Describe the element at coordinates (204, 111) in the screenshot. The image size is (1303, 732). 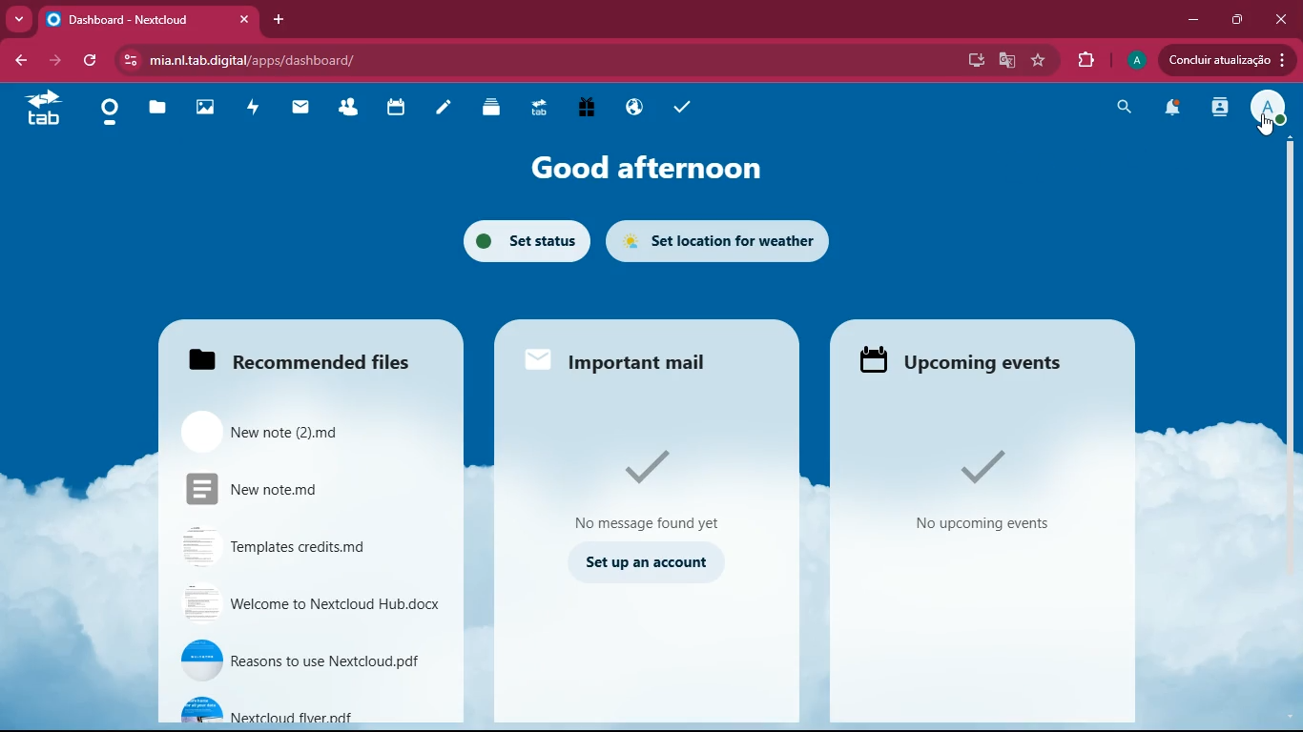
I see `images` at that location.